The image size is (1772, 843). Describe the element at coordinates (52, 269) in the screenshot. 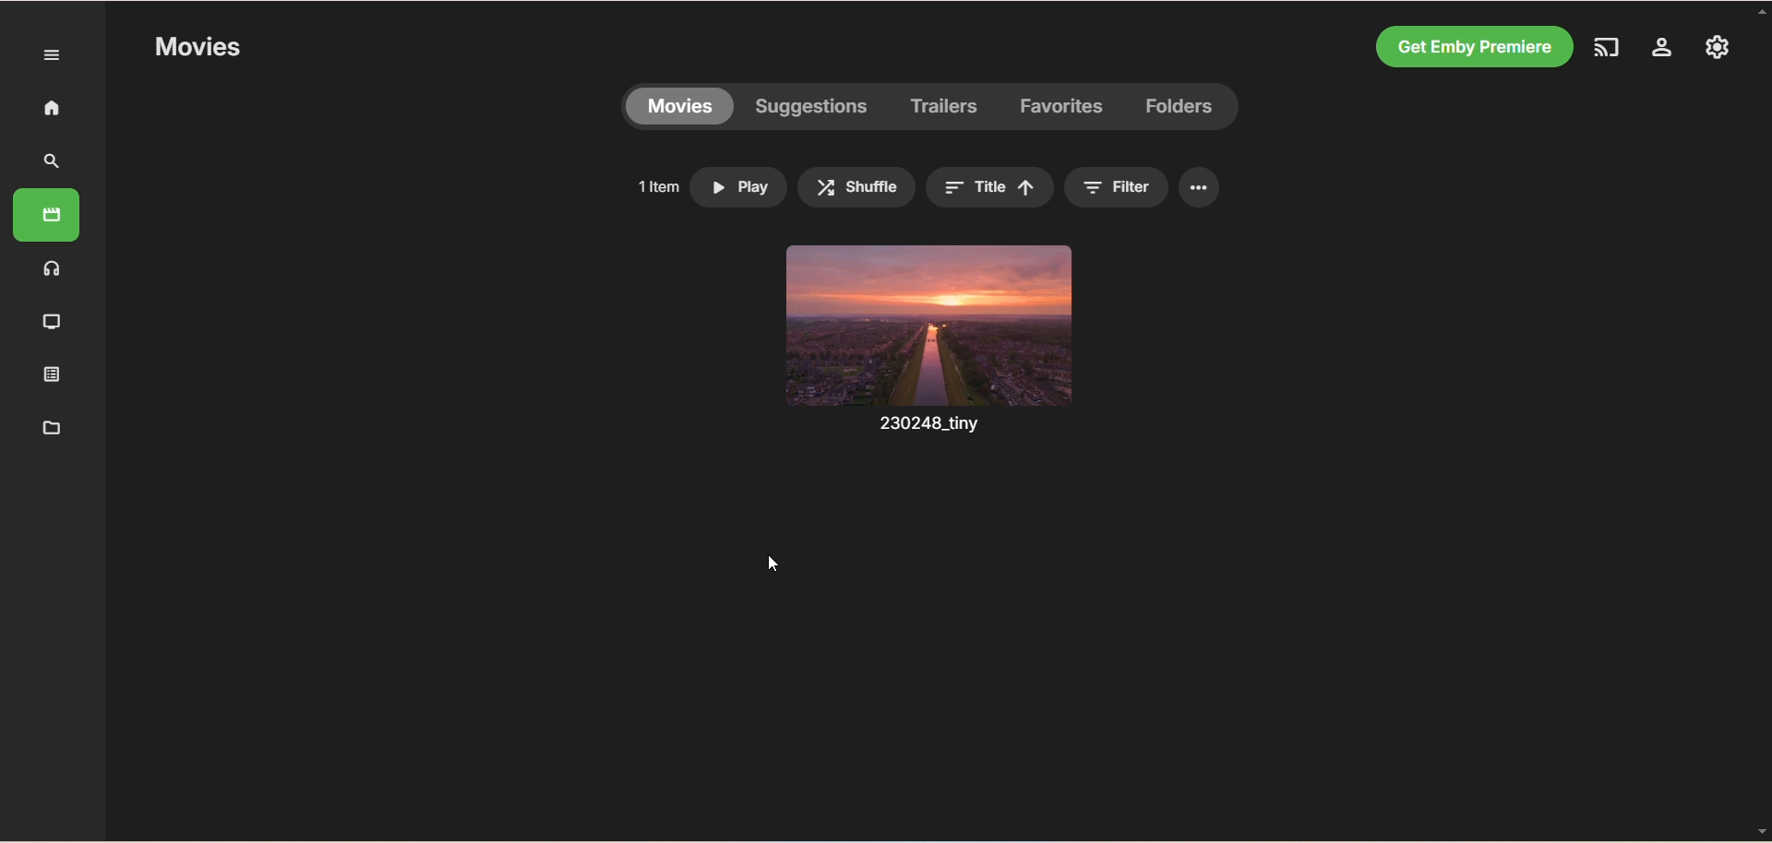

I see `music` at that location.